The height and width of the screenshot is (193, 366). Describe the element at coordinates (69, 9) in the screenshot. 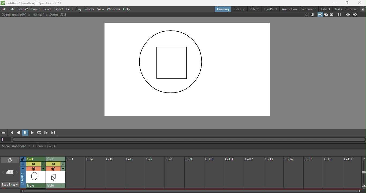

I see `Cells` at that location.